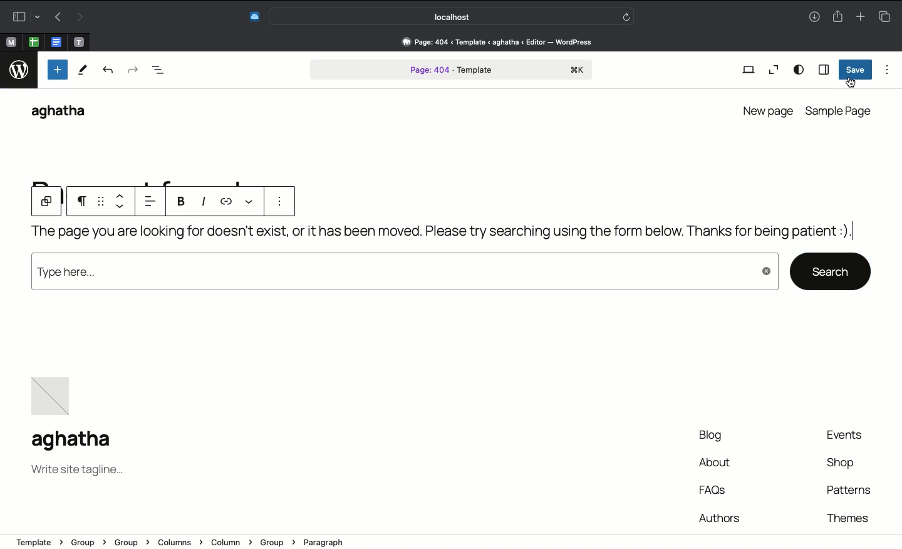 The image size is (902, 549). I want to click on options, so click(276, 202).